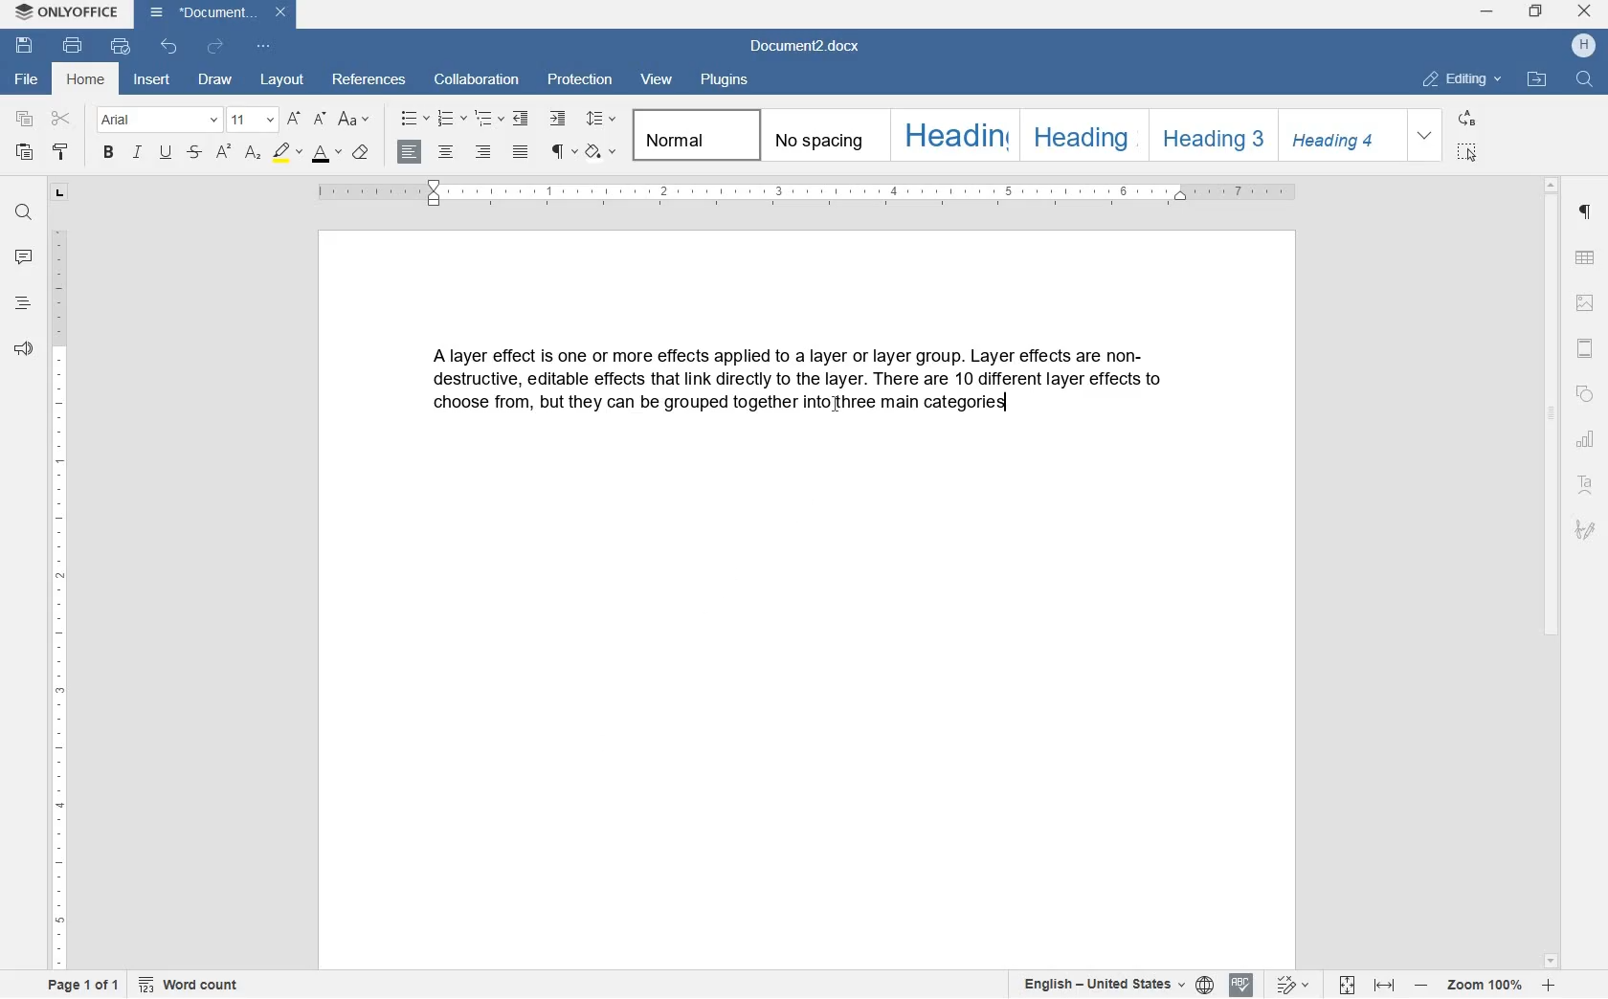 The image size is (1608, 999). I want to click on page 1 of 1, so click(78, 986).